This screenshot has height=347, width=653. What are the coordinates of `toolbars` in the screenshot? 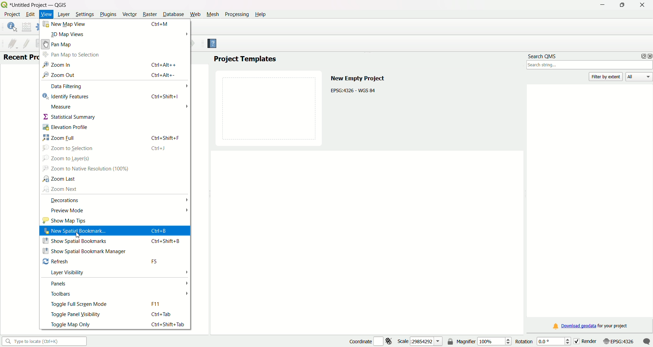 It's located at (61, 294).